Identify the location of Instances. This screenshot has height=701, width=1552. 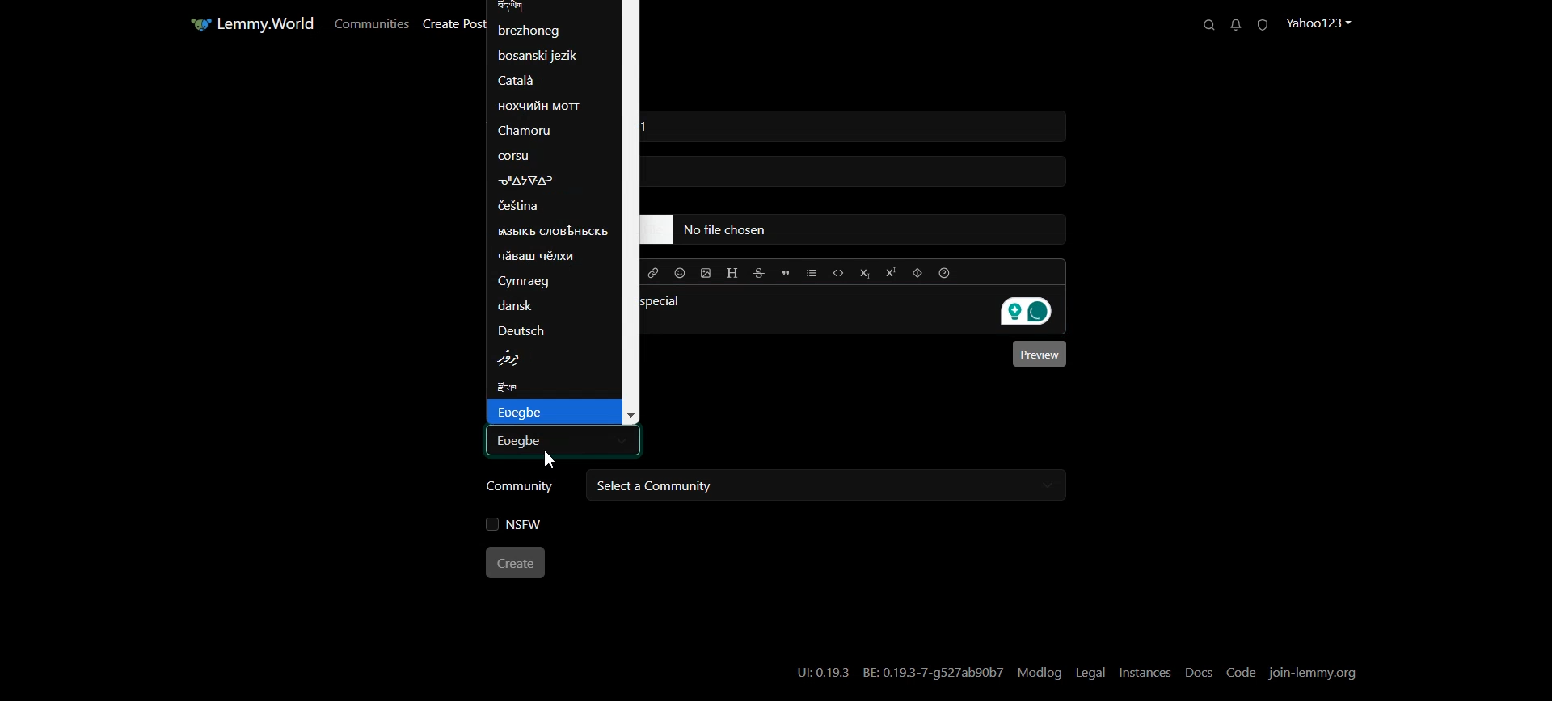
(1145, 673).